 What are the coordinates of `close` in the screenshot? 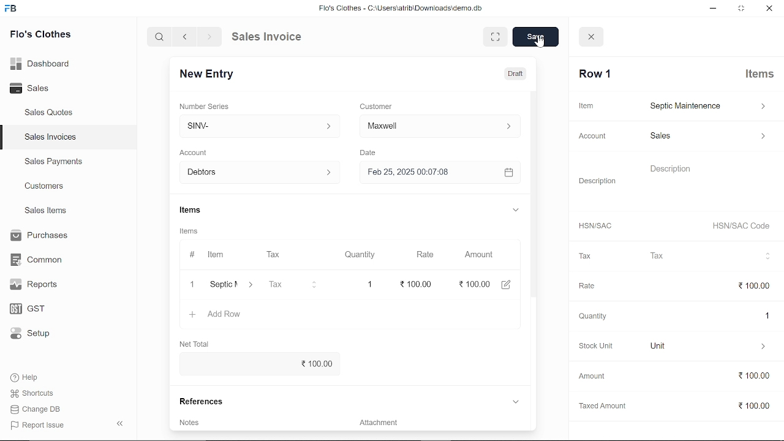 It's located at (768, 7).